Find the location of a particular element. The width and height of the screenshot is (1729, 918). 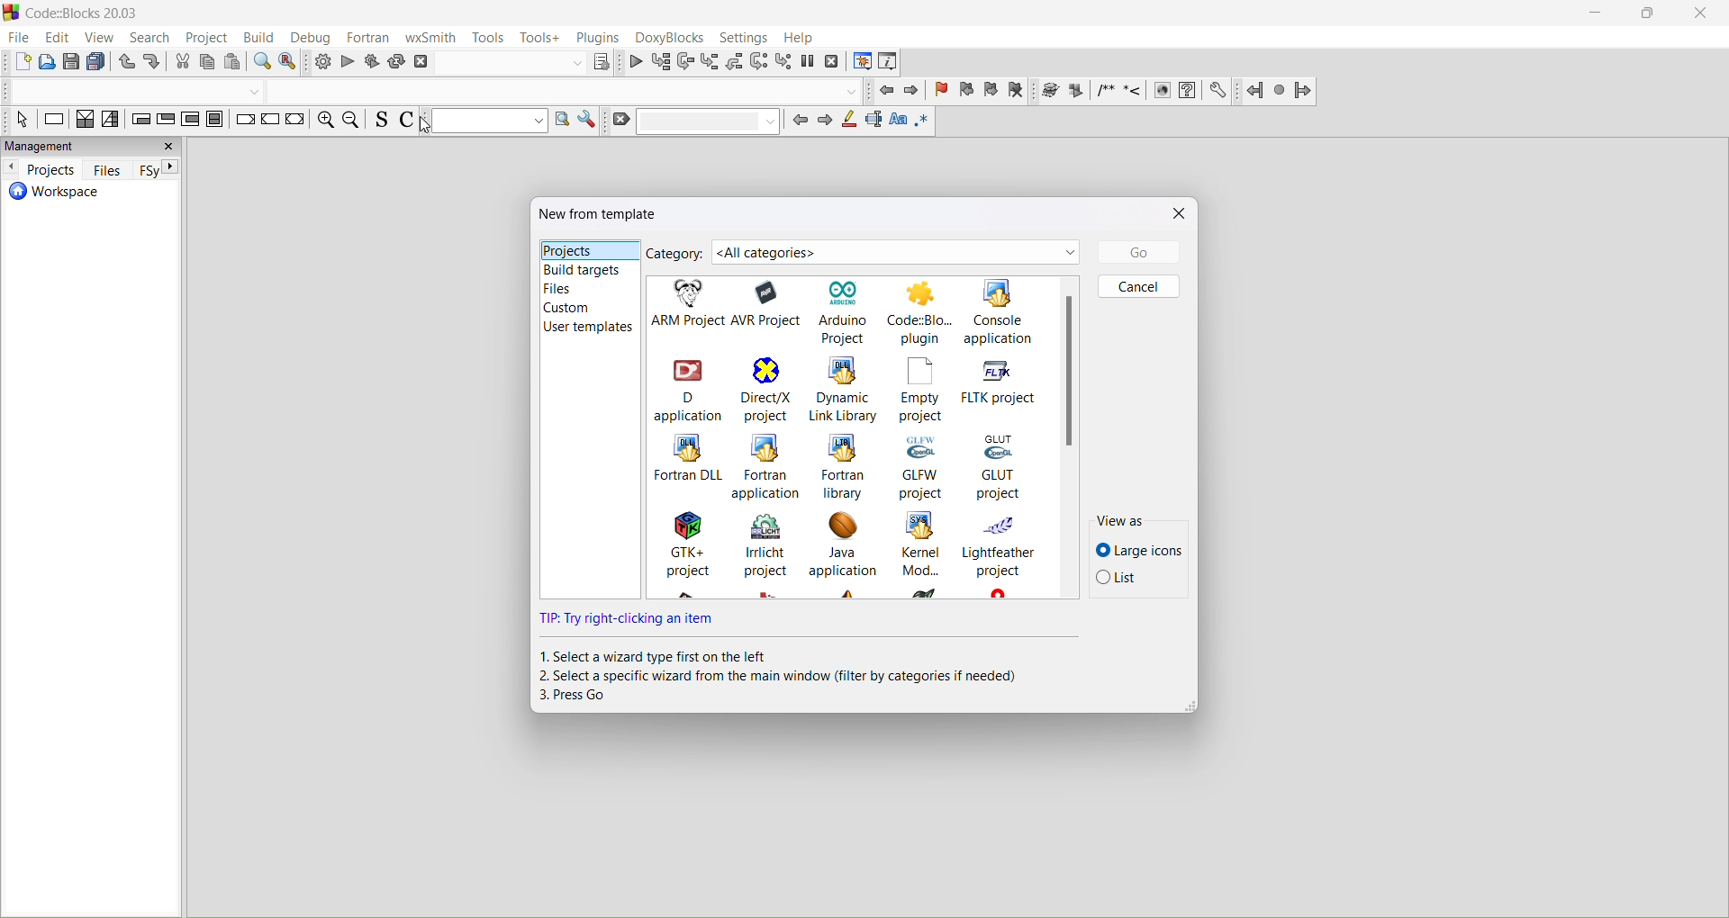

kernal mod is located at coordinates (920, 556).